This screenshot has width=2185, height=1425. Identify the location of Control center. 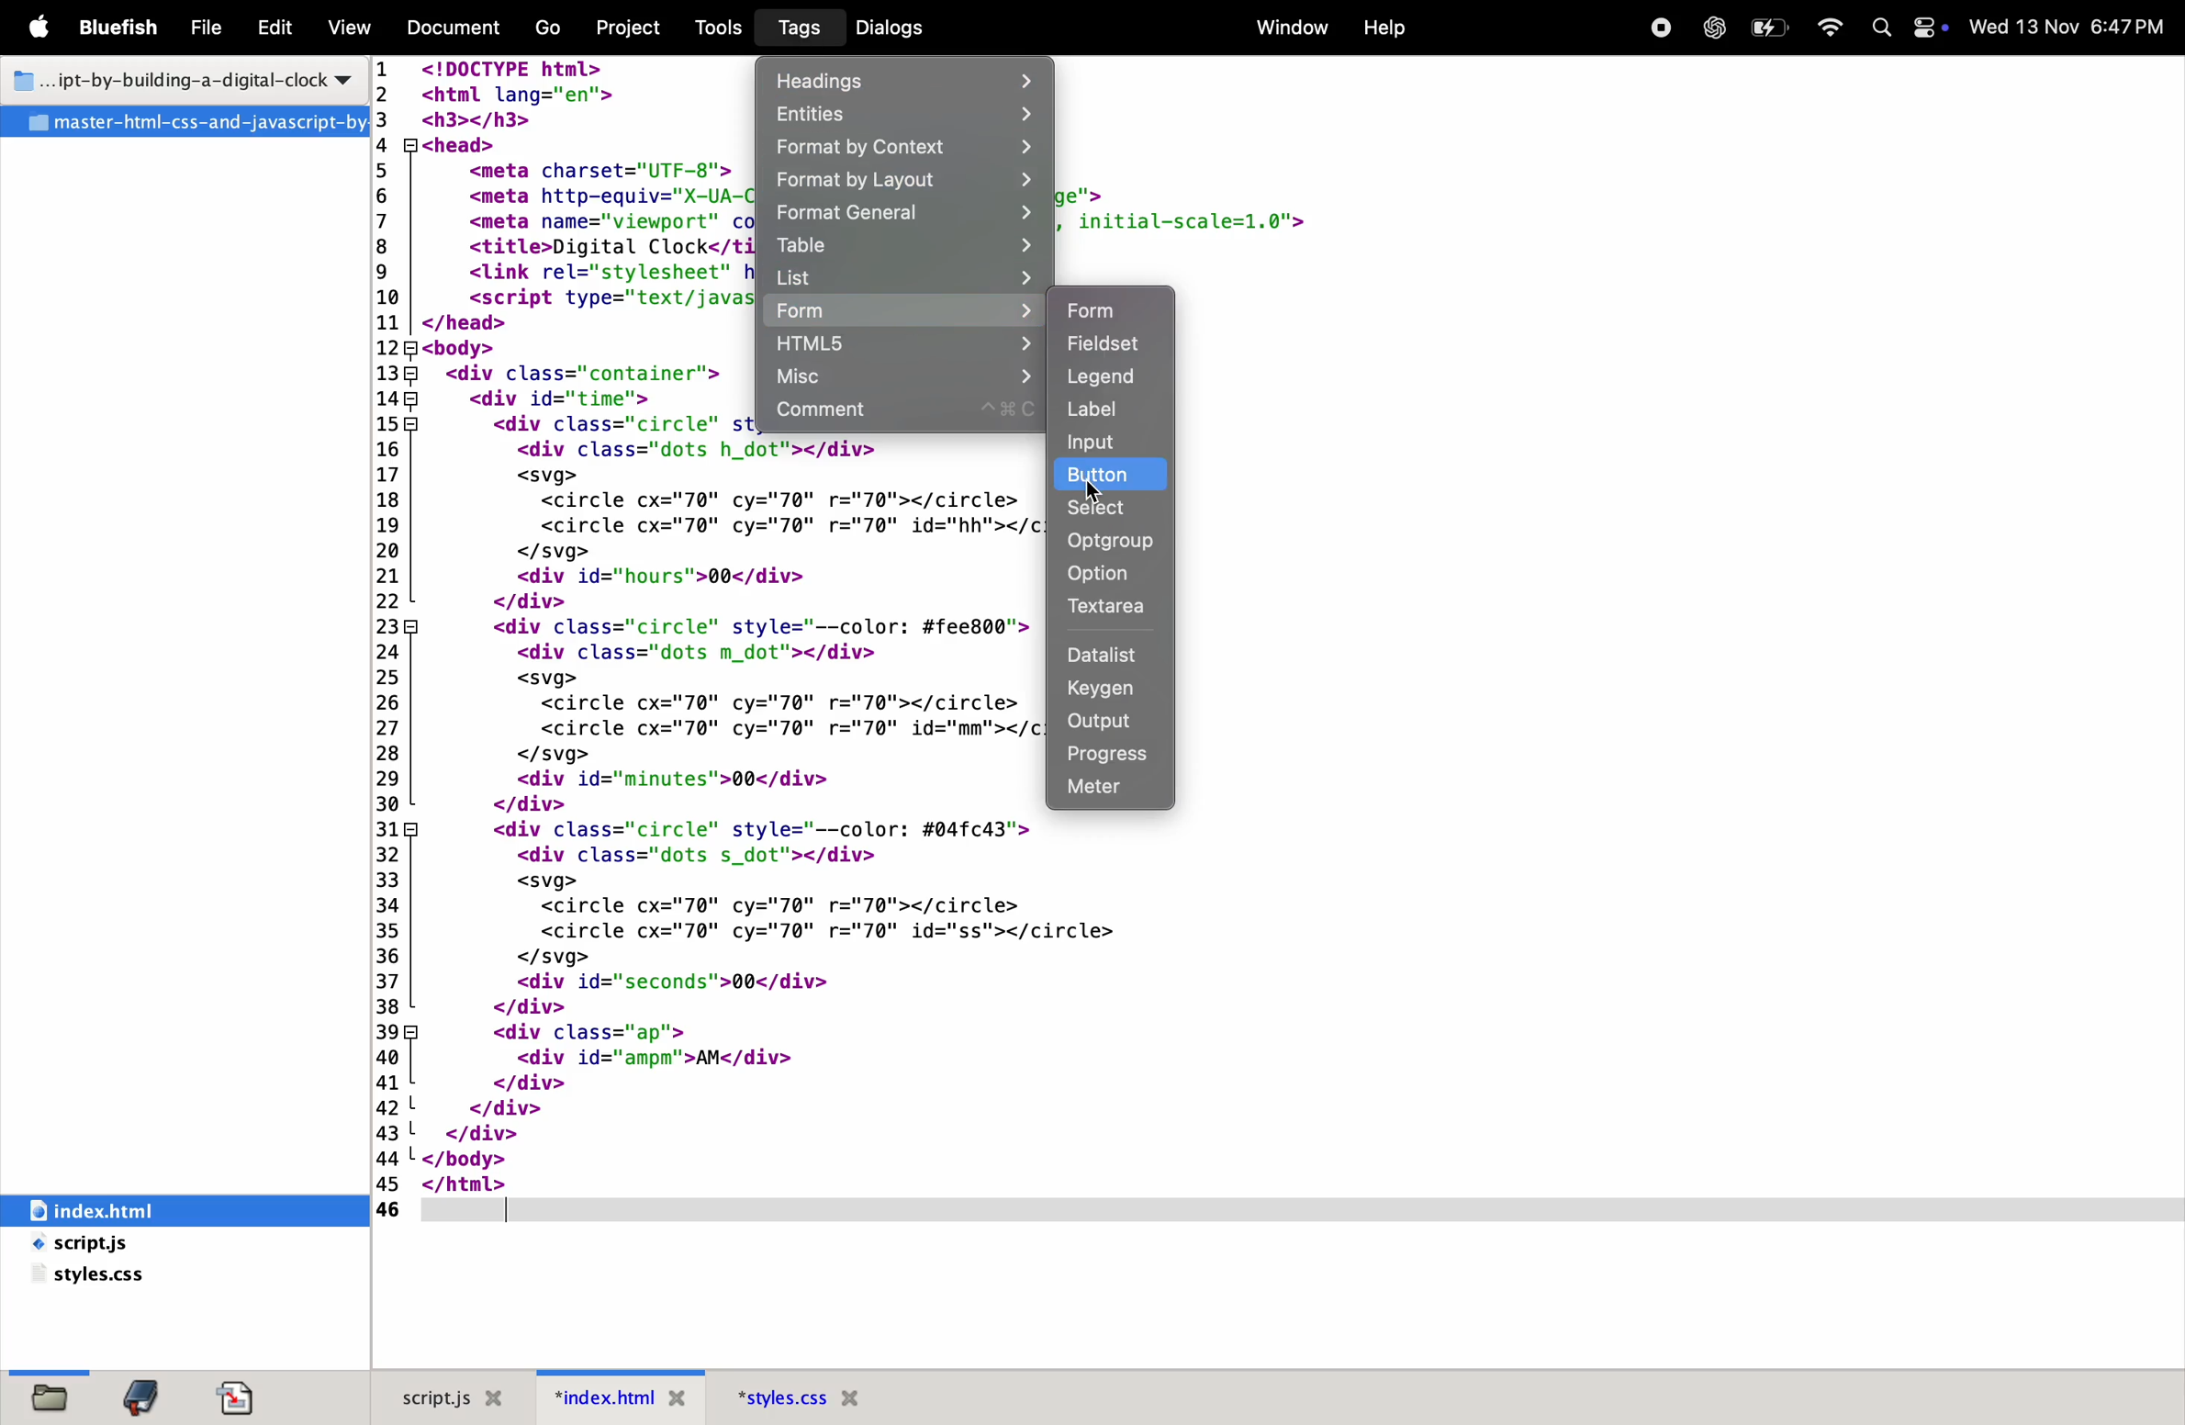
(1930, 27).